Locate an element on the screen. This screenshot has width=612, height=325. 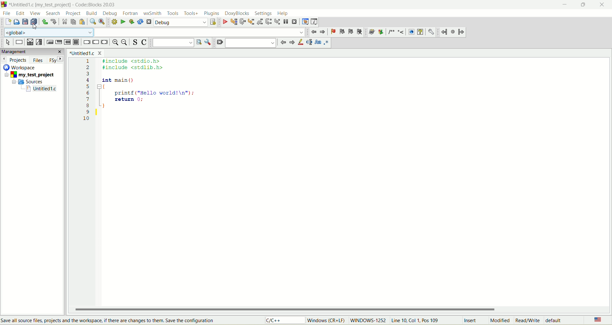
close is located at coordinates (604, 5).